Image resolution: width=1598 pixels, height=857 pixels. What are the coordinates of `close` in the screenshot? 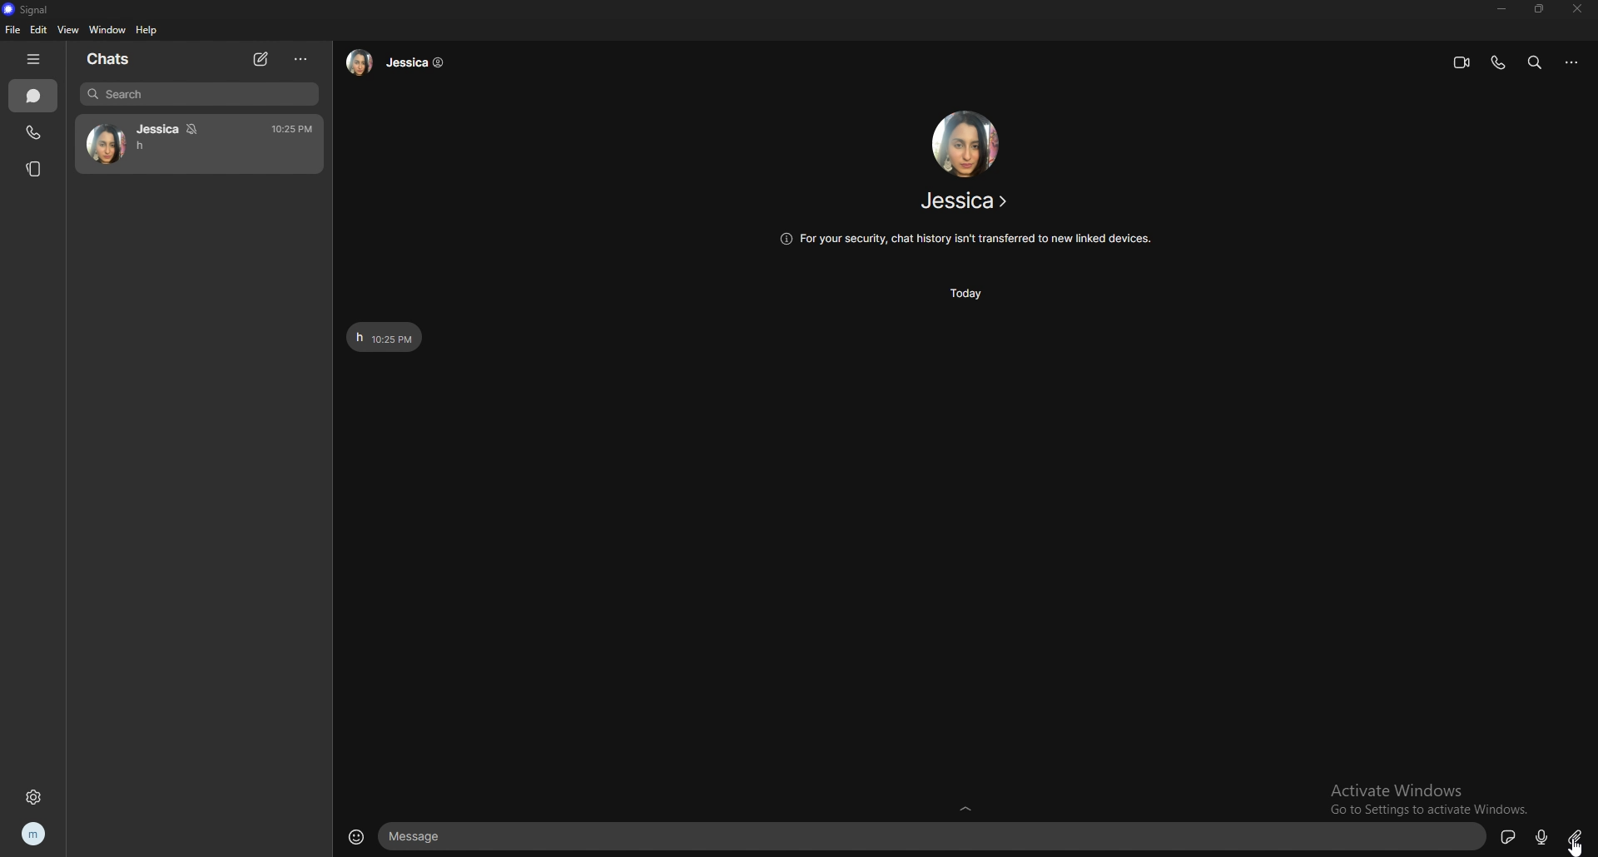 It's located at (1579, 9).